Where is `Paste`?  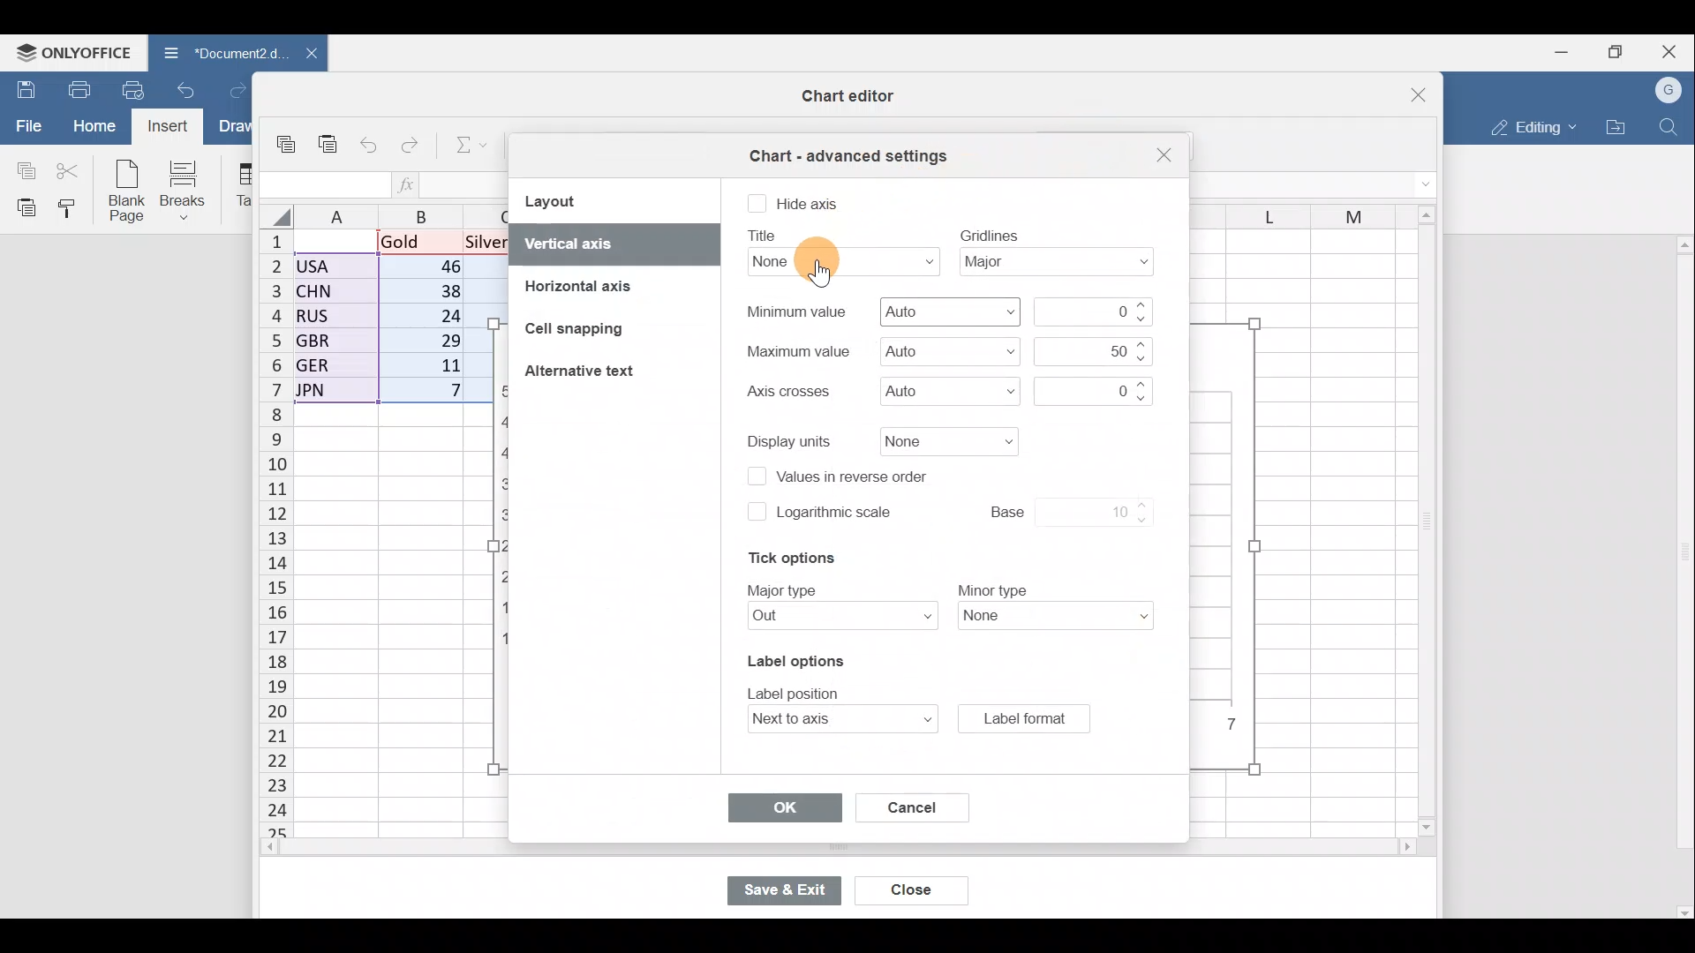 Paste is located at coordinates (22, 207).